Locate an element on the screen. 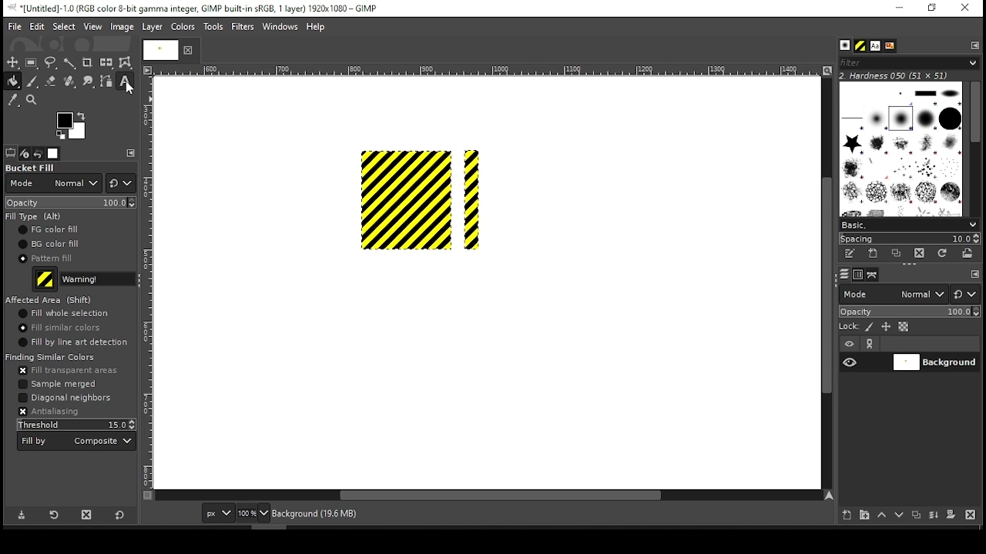  selection tool is located at coordinates (13, 62).